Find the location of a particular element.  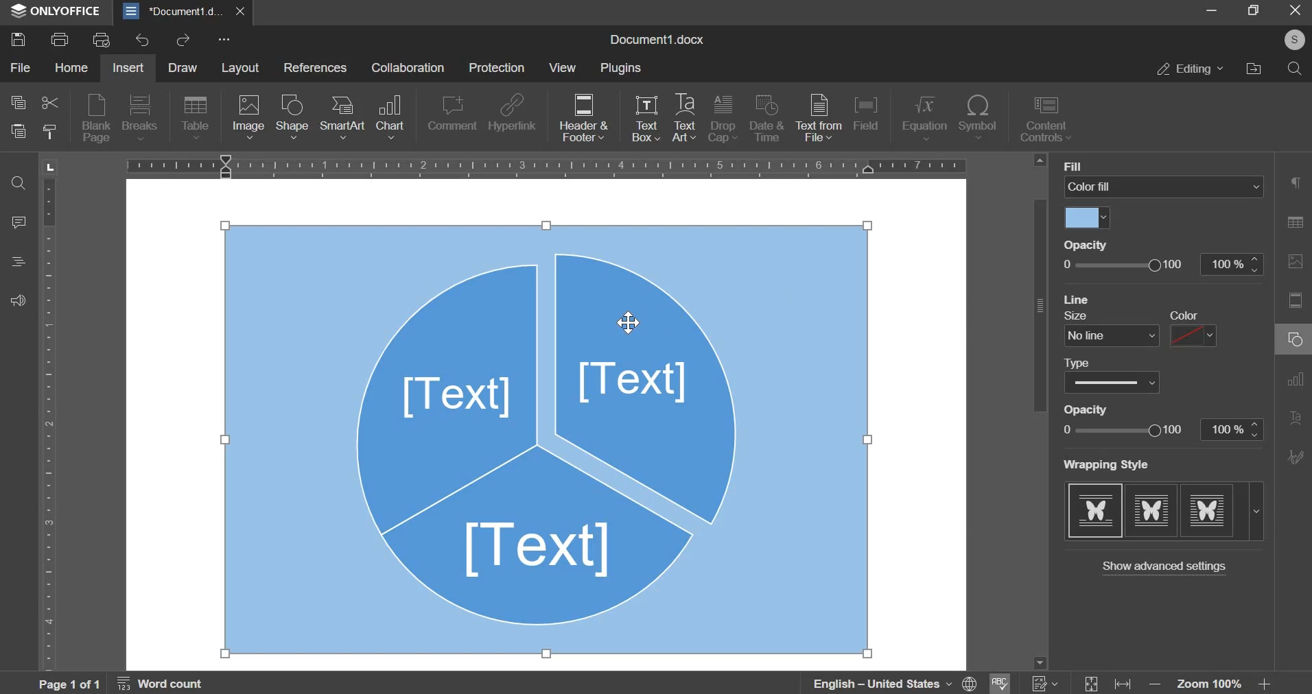

hyperlink is located at coordinates (513, 111).